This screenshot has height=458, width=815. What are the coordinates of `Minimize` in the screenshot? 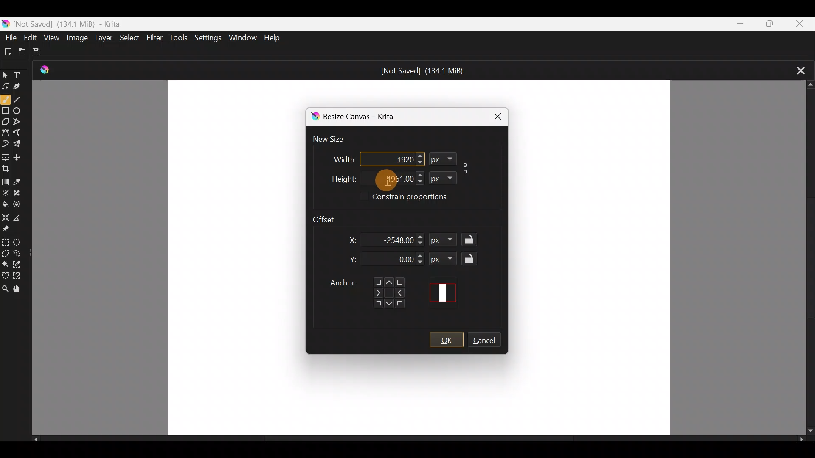 It's located at (736, 24).